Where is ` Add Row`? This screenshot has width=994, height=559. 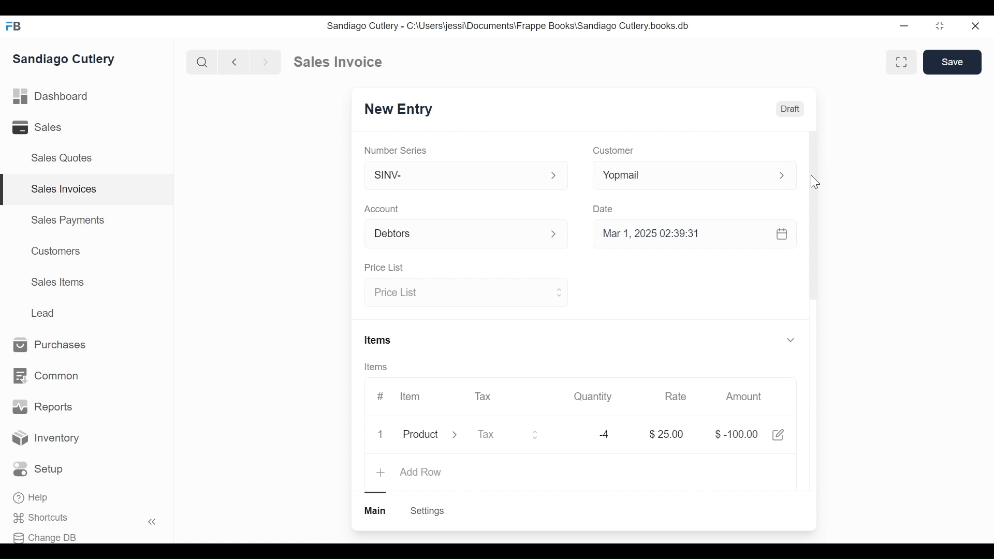
 Add Row is located at coordinates (410, 473).